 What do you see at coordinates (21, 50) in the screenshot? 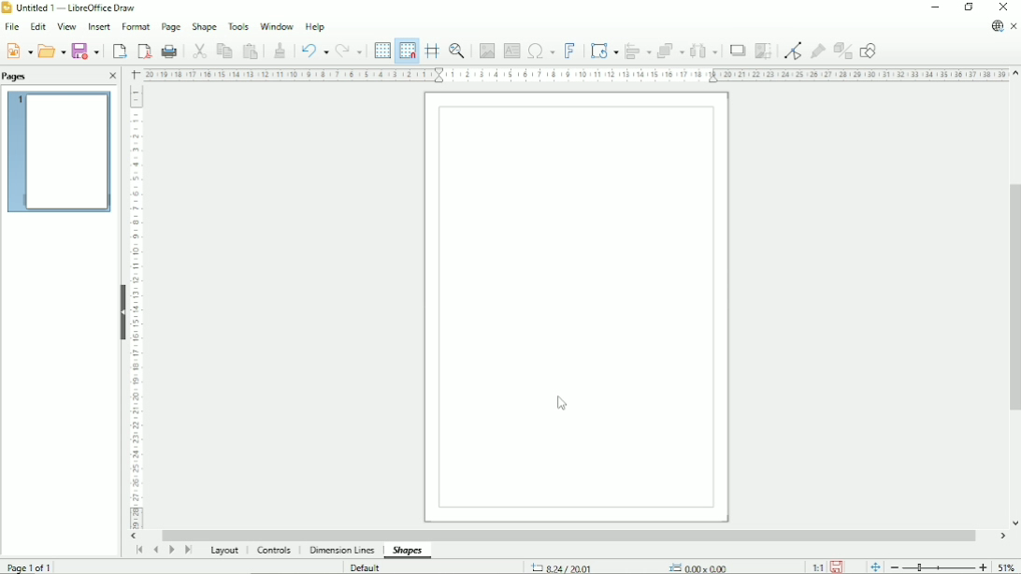
I see `New` at bounding box center [21, 50].